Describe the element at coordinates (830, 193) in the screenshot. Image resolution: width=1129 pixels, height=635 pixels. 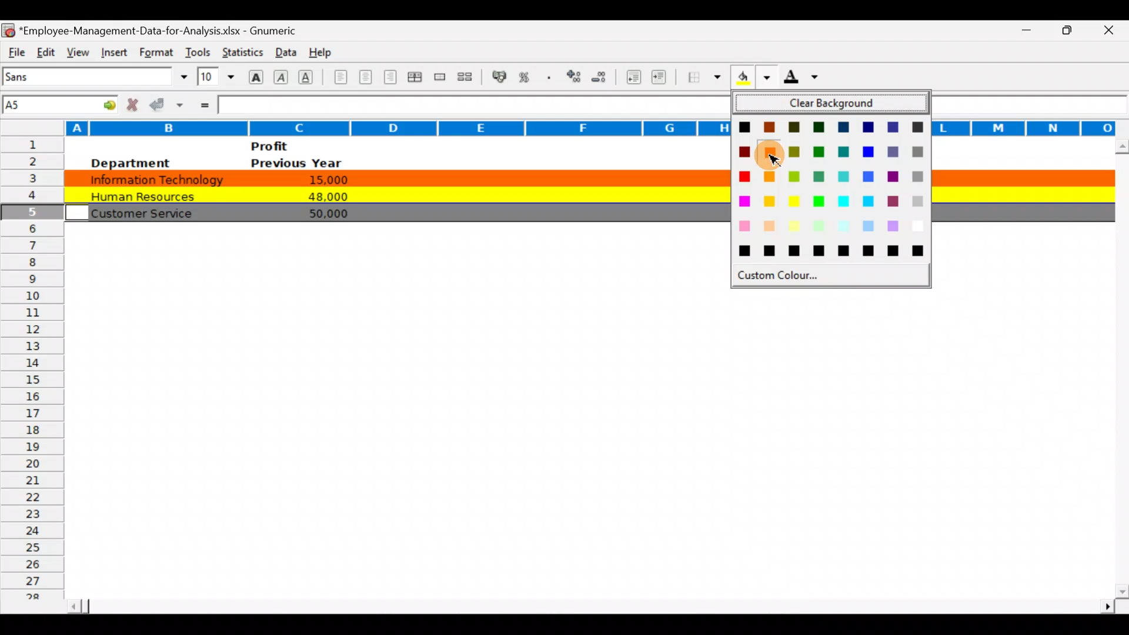
I see `Color palette` at that location.